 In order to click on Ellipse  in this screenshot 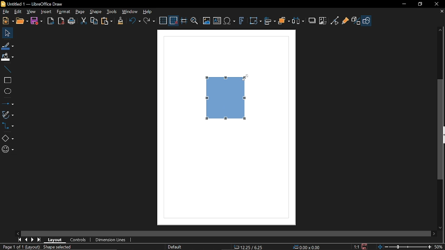, I will do `click(7, 91)`.